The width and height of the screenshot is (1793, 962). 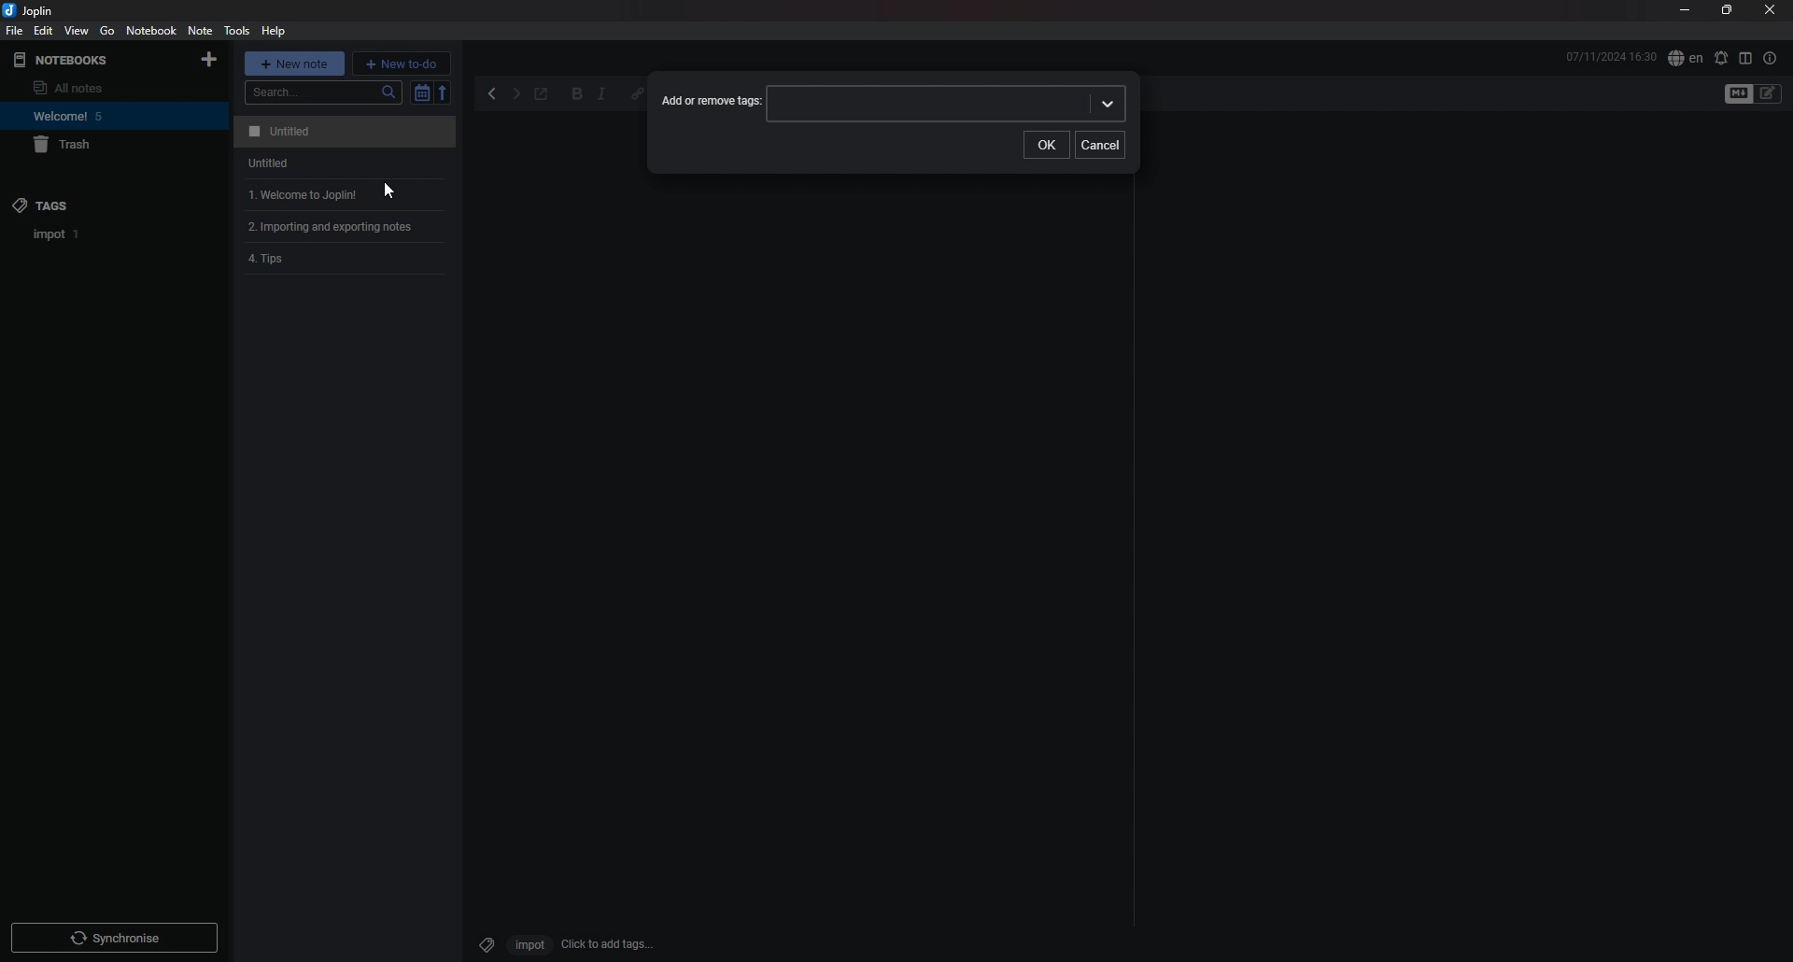 I want to click on note properties, so click(x=1770, y=58).